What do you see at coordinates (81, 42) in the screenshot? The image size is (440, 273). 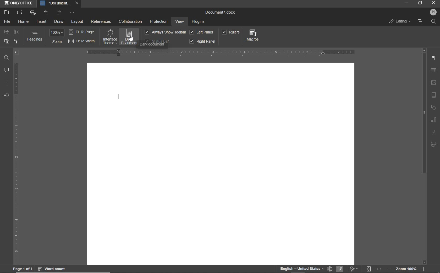 I see `FIT TO WIDTH` at bounding box center [81, 42].